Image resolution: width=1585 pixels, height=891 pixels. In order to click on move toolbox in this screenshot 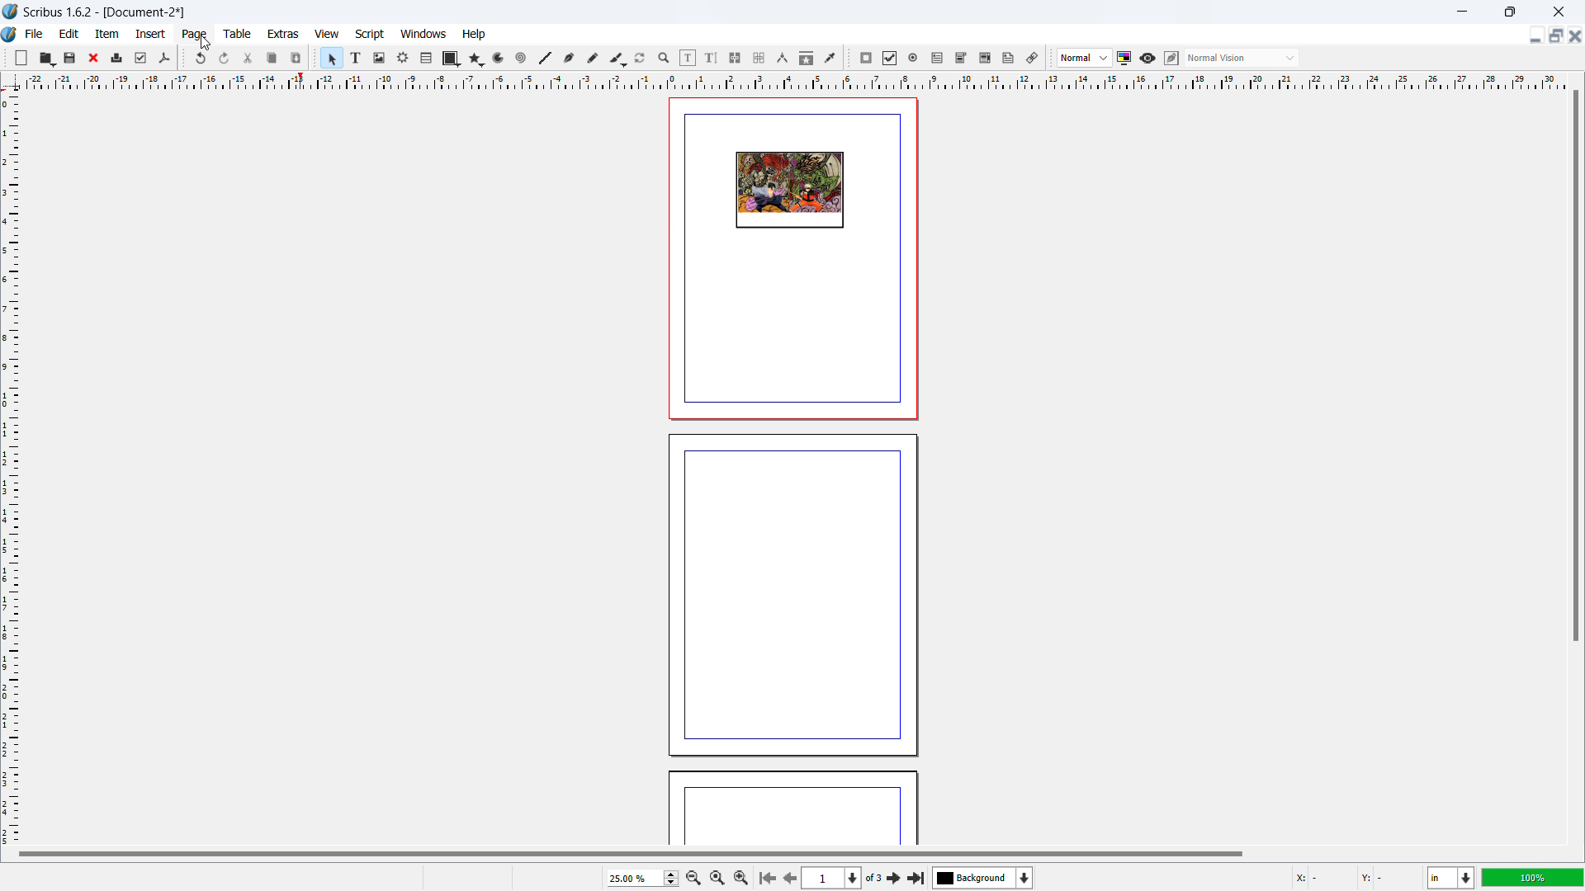, I will do `click(315, 56)`.